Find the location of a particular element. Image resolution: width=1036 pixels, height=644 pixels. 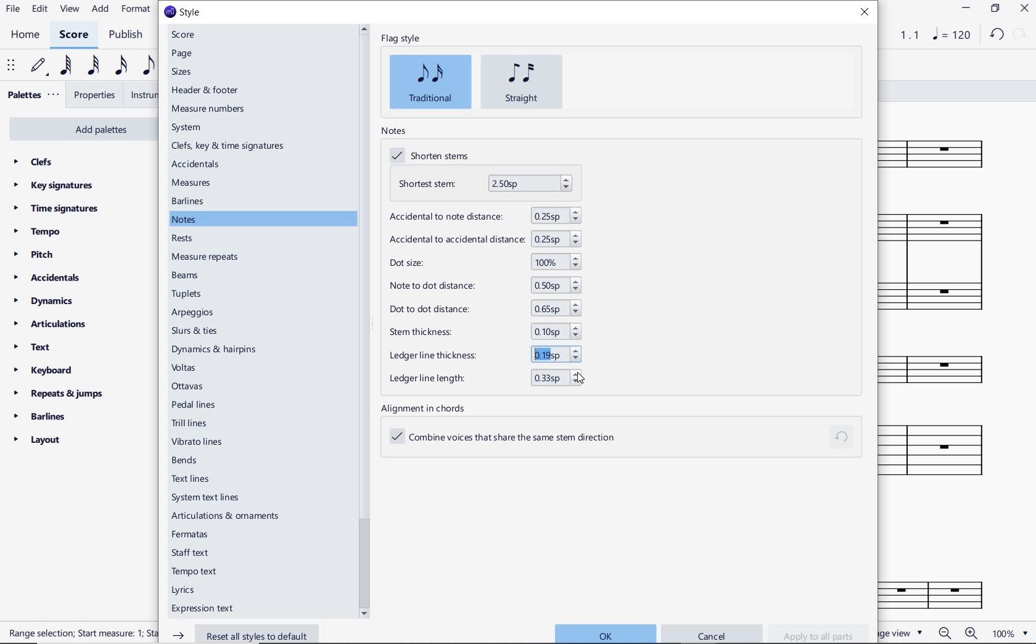

ottavas is located at coordinates (192, 386).